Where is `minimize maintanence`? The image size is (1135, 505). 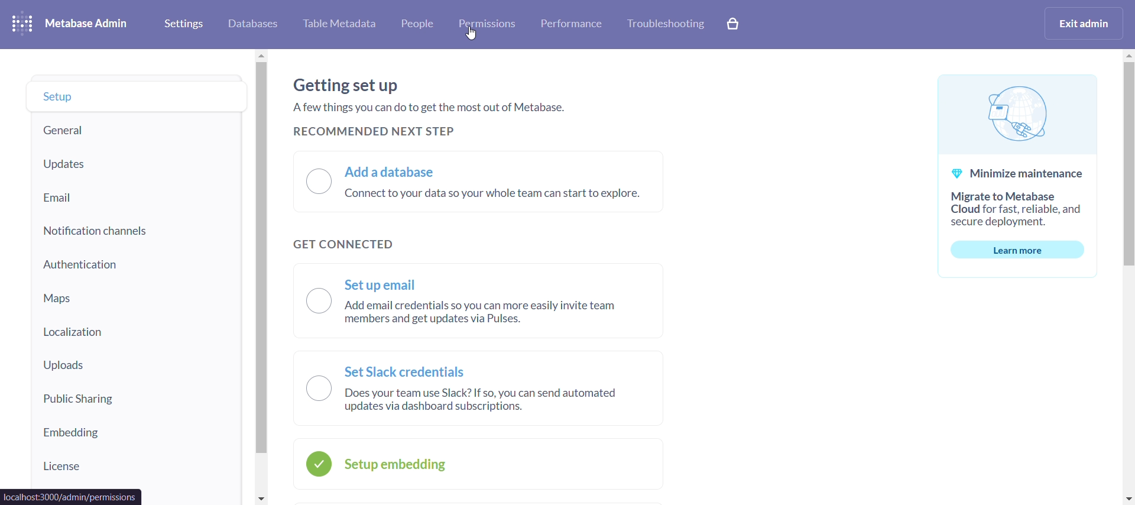 minimize maintanence is located at coordinates (1016, 177).